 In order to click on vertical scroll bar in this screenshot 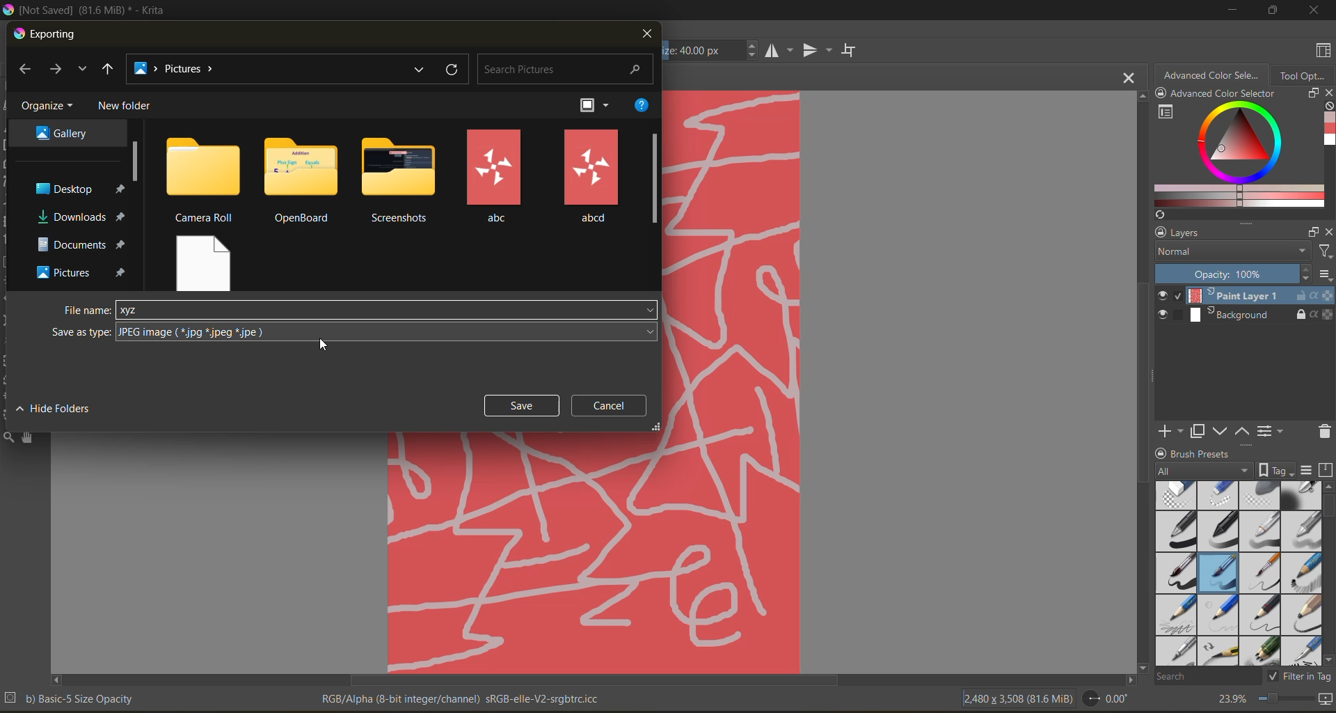, I will do `click(137, 161)`.